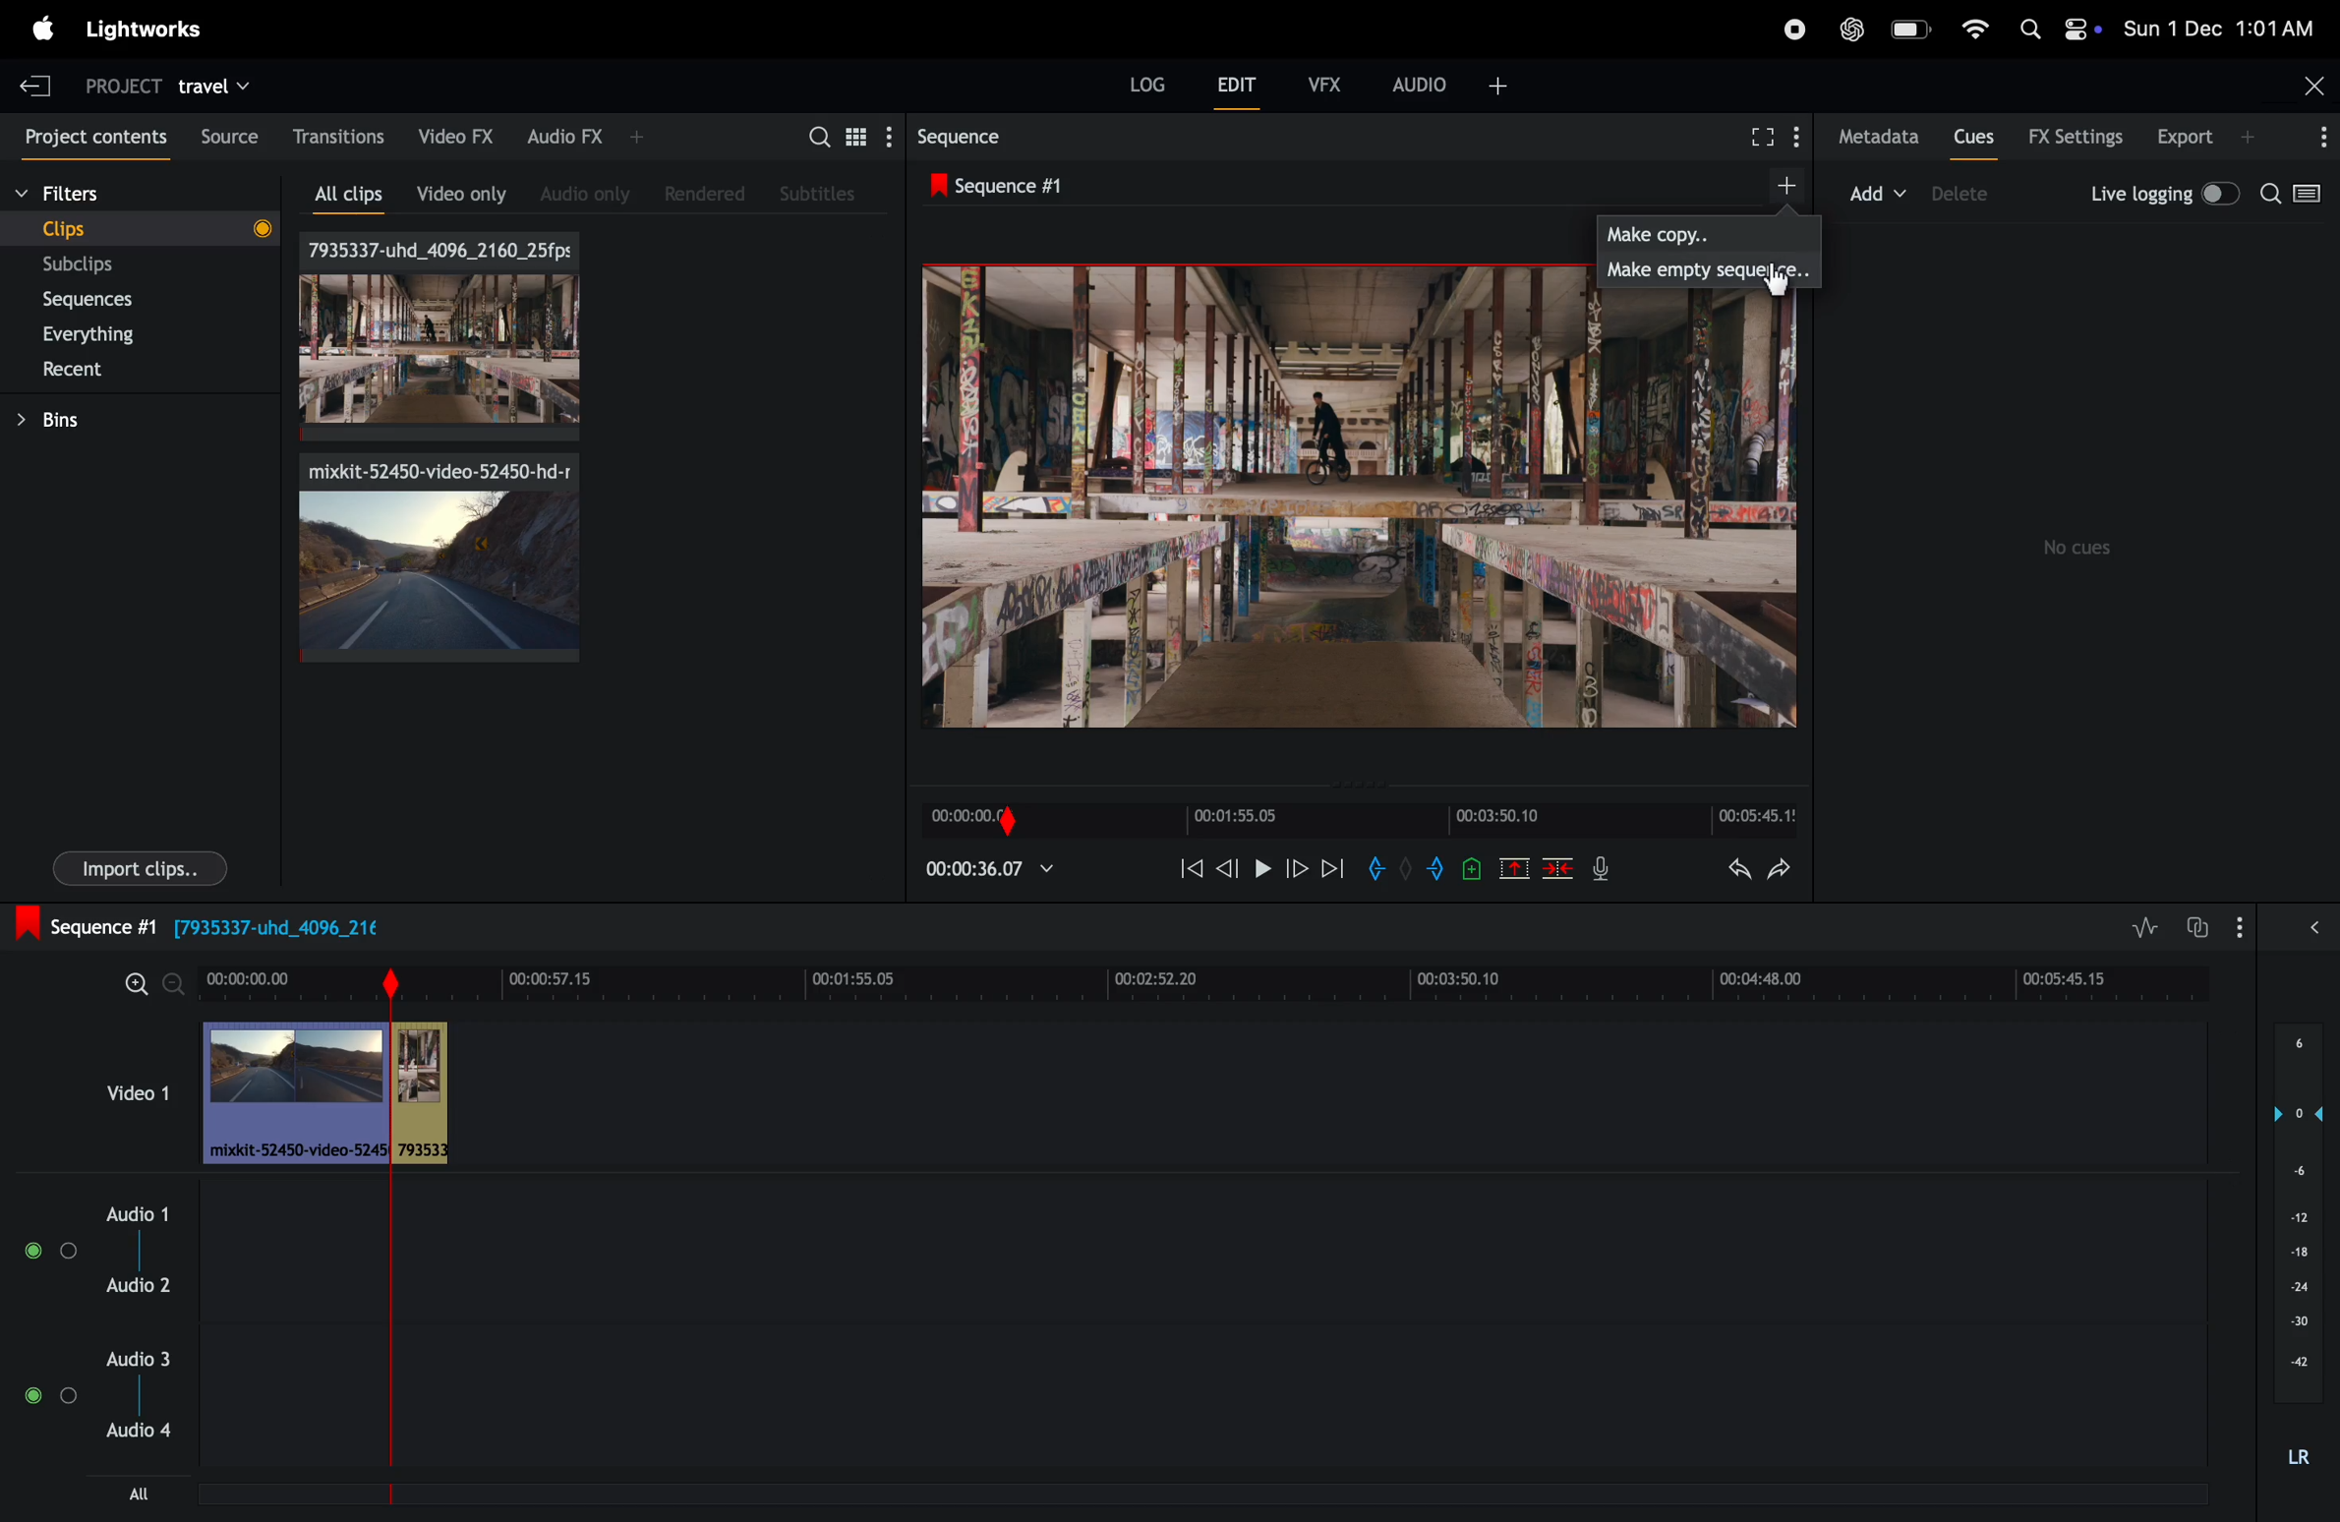 The width and height of the screenshot is (2340, 1522). Describe the element at coordinates (2198, 925) in the screenshot. I see `toggle auto track sync` at that location.